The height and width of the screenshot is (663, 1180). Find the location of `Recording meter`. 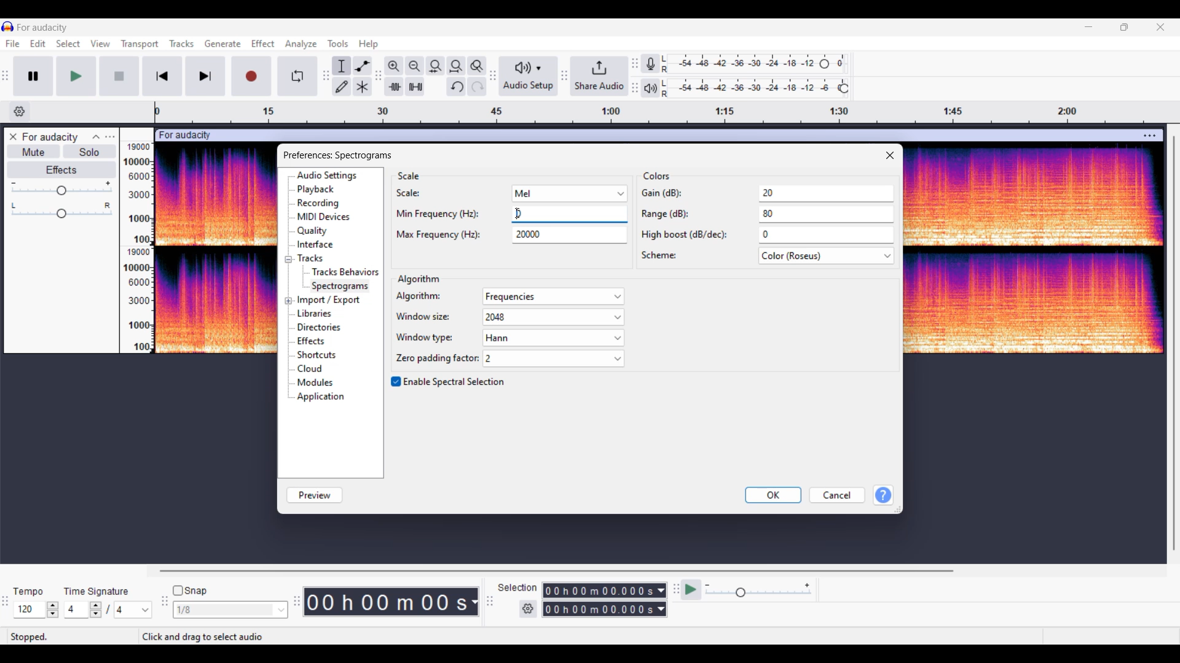

Recording meter is located at coordinates (650, 63).